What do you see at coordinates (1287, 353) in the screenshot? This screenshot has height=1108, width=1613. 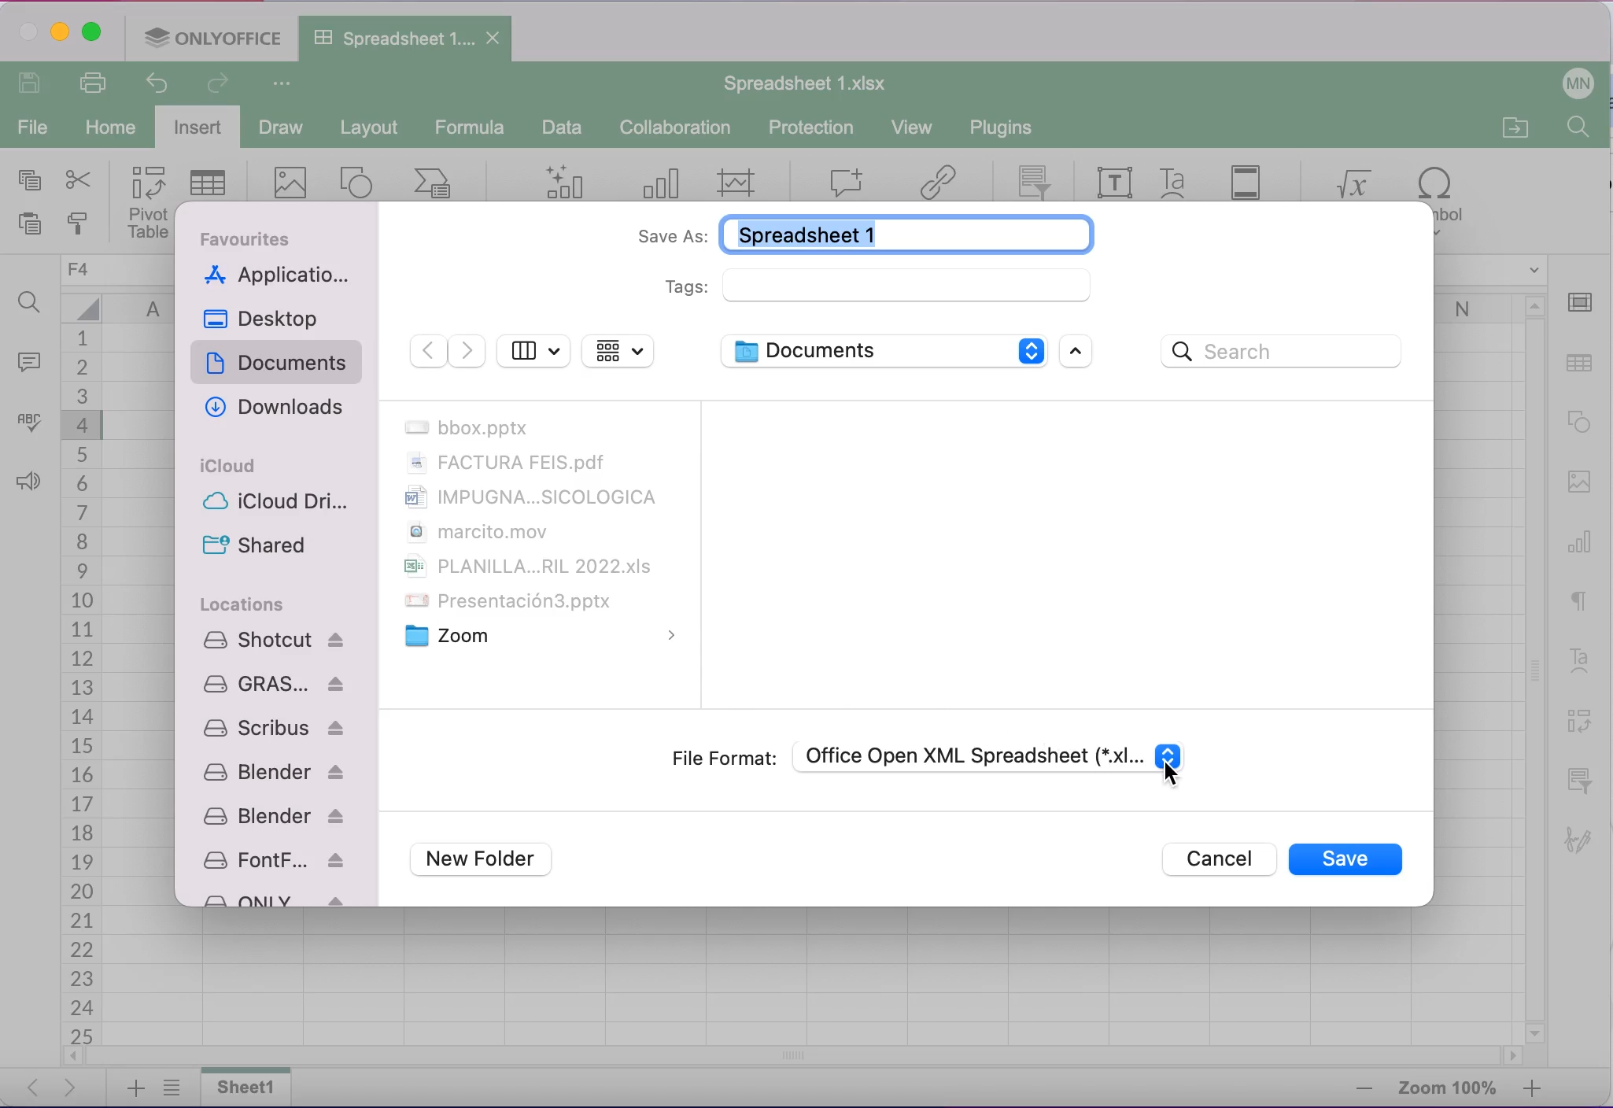 I see `search` at bounding box center [1287, 353].